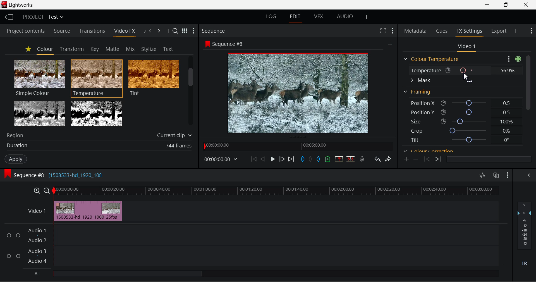  I want to click on Previous keyframe, so click(425, 159).